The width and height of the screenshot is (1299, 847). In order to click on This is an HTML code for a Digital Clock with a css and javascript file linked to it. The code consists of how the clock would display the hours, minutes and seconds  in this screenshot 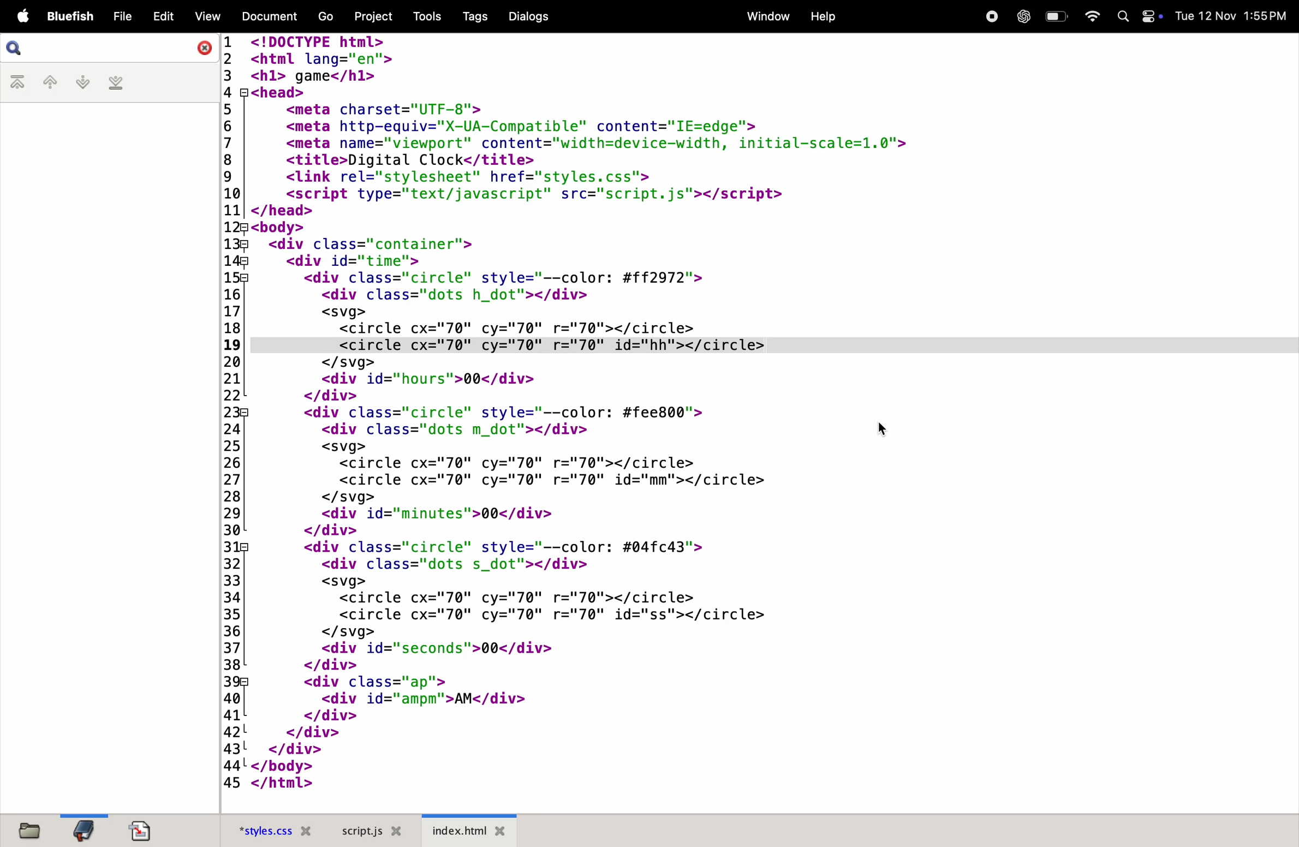, I will do `click(623, 414)`.